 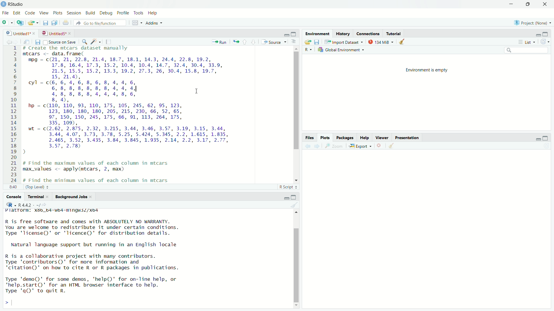 What do you see at coordinates (109, 257) in the screenshot?
I see `platrorm: x¥b_b4-wo4-mingw3Z/xo4

R is free software and comes with ABSOLUTELY NO WARRANTY.

You are welcome to redistribute it under certain conditions.

Type 'license()' or 'licence()' for distribution details.
Natural language support but running in an English locale

R is a collaborative project with many contributors.

Type 'contributors()' for more information and

'citation()' on how to cite R or R packages in publications.

Type 'demo()' for some demos, 'help()' for on-Tine help, or

'help.start()"' for an HTML browser interface to help.

Type 'qQ' to quit R.

>` at bounding box center [109, 257].